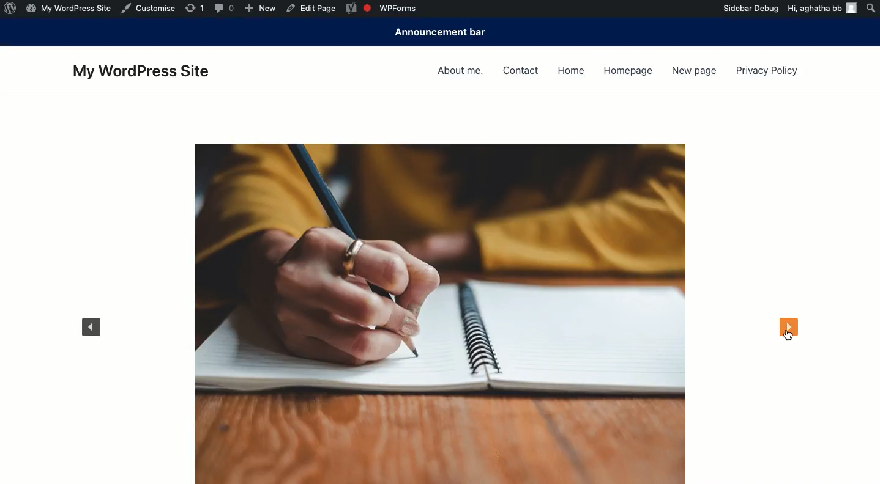 The height and width of the screenshot is (484, 880). Describe the element at coordinates (752, 9) in the screenshot. I see `Sidebar debug` at that location.